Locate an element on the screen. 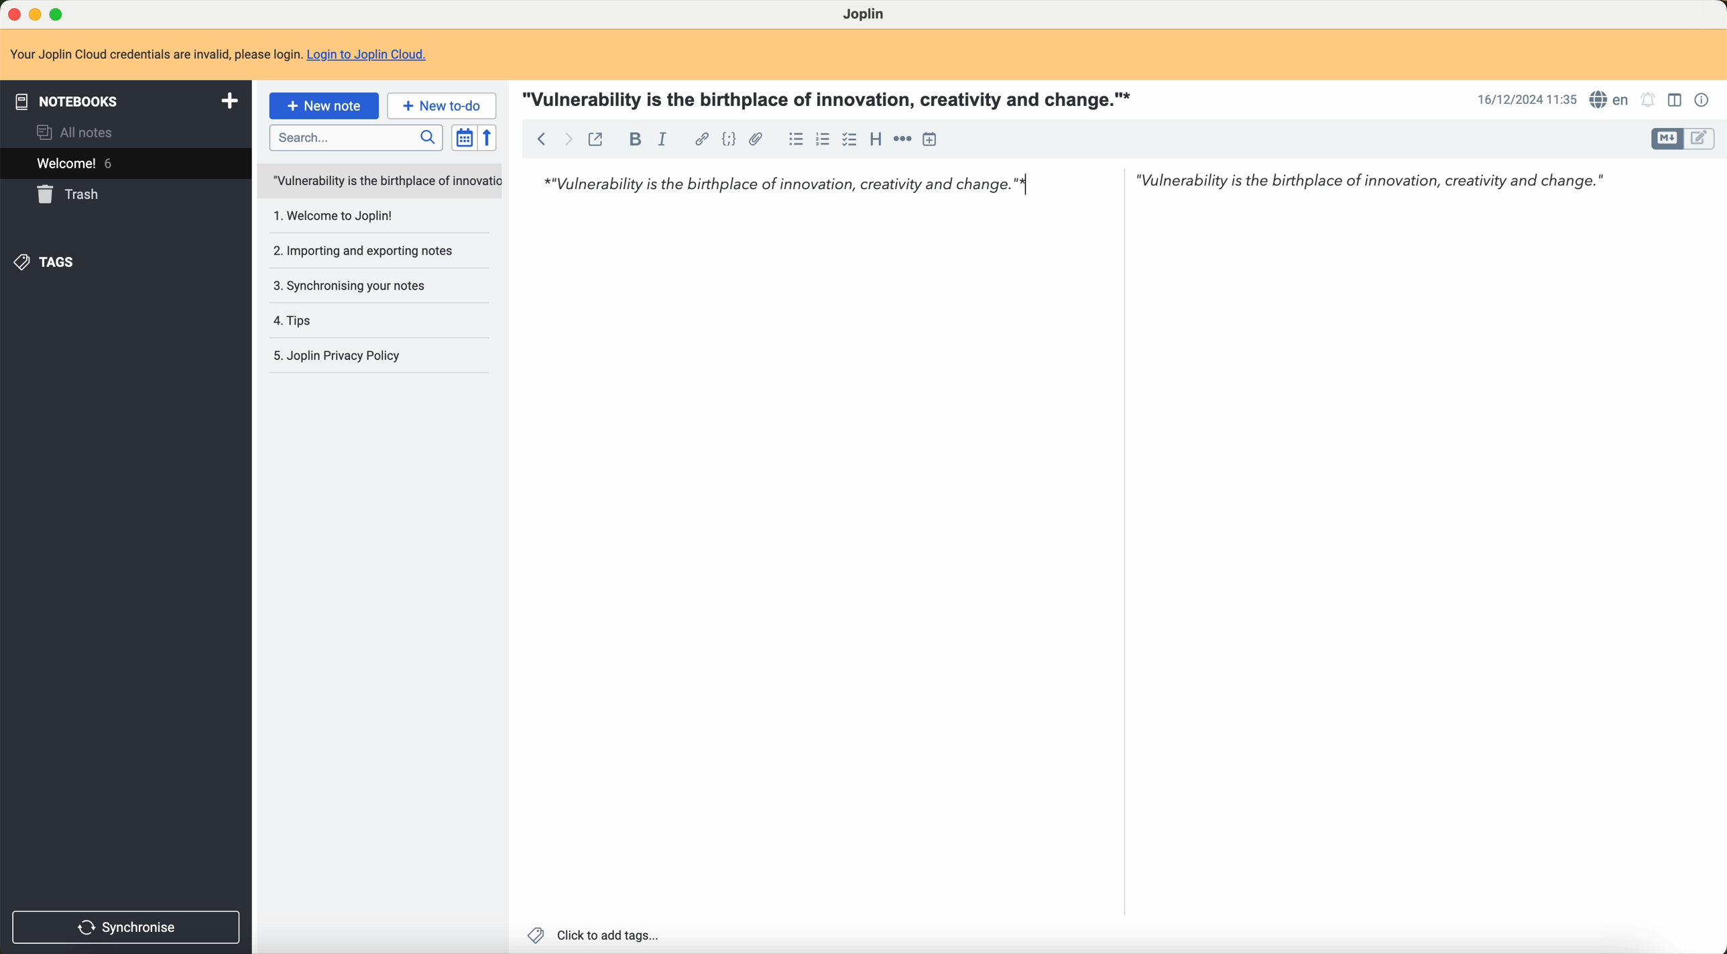 Image resolution: width=1727 pixels, height=954 pixels. toggle editor layout is located at coordinates (1674, 102).